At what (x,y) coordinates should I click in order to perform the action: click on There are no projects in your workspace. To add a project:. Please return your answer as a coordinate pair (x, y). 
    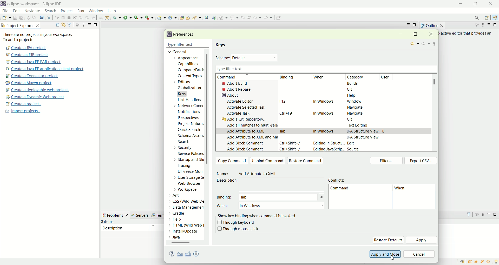
    Looking at the image, I should click on (39, 37).